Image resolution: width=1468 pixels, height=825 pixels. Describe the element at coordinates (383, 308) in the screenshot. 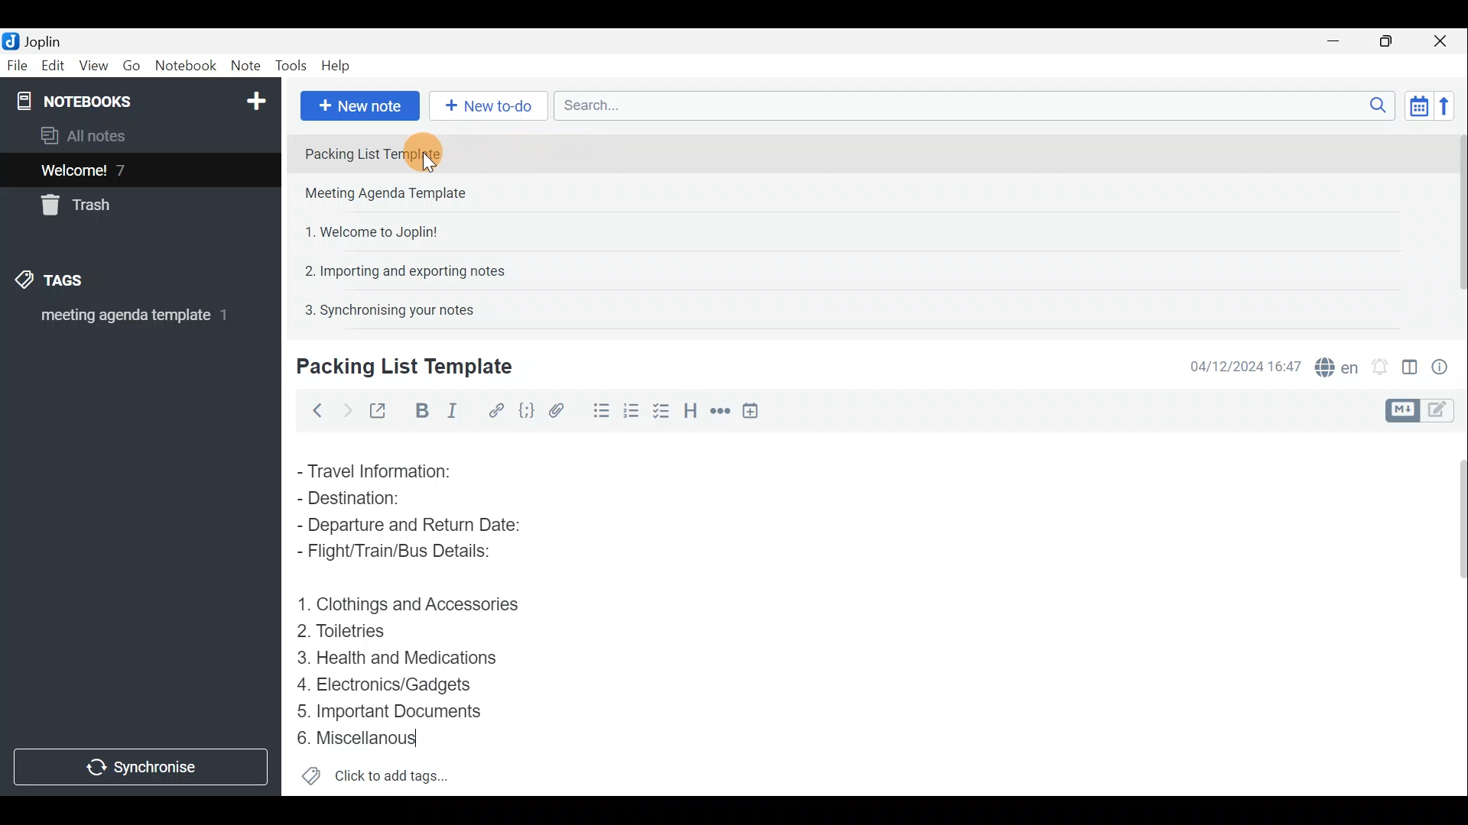

I see `Note 5` at that location.